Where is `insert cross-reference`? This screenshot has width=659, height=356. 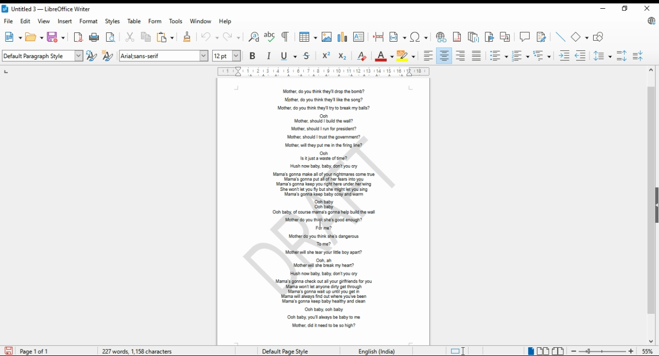
insert cross-reference is located at coordinates (505, 37).